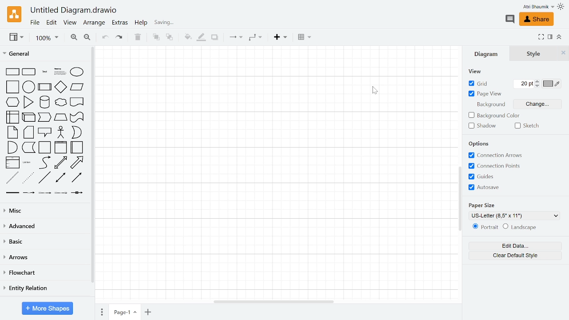  Describe the element at coordinates (48, 308) in the screenshot. I see `More Shapes` at that location.